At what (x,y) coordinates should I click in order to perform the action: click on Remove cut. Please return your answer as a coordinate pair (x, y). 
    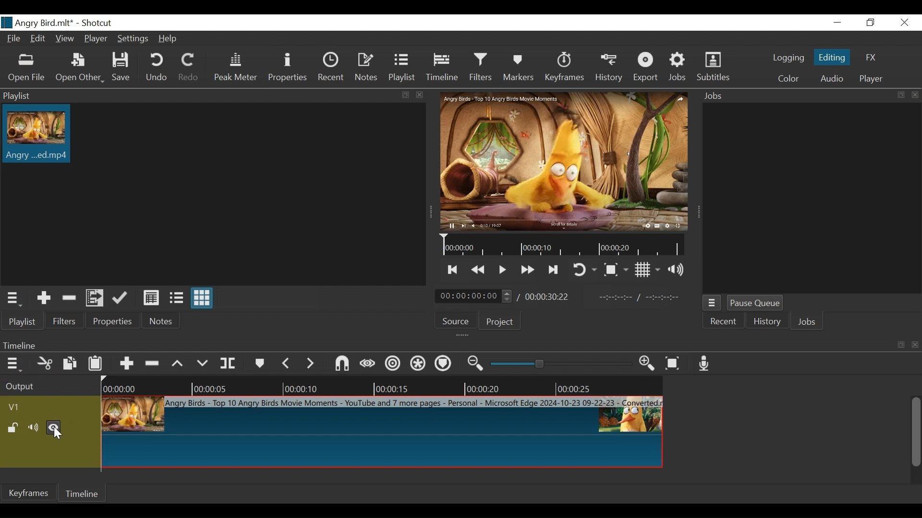
    Looking at the image, I should click on (67, 298).